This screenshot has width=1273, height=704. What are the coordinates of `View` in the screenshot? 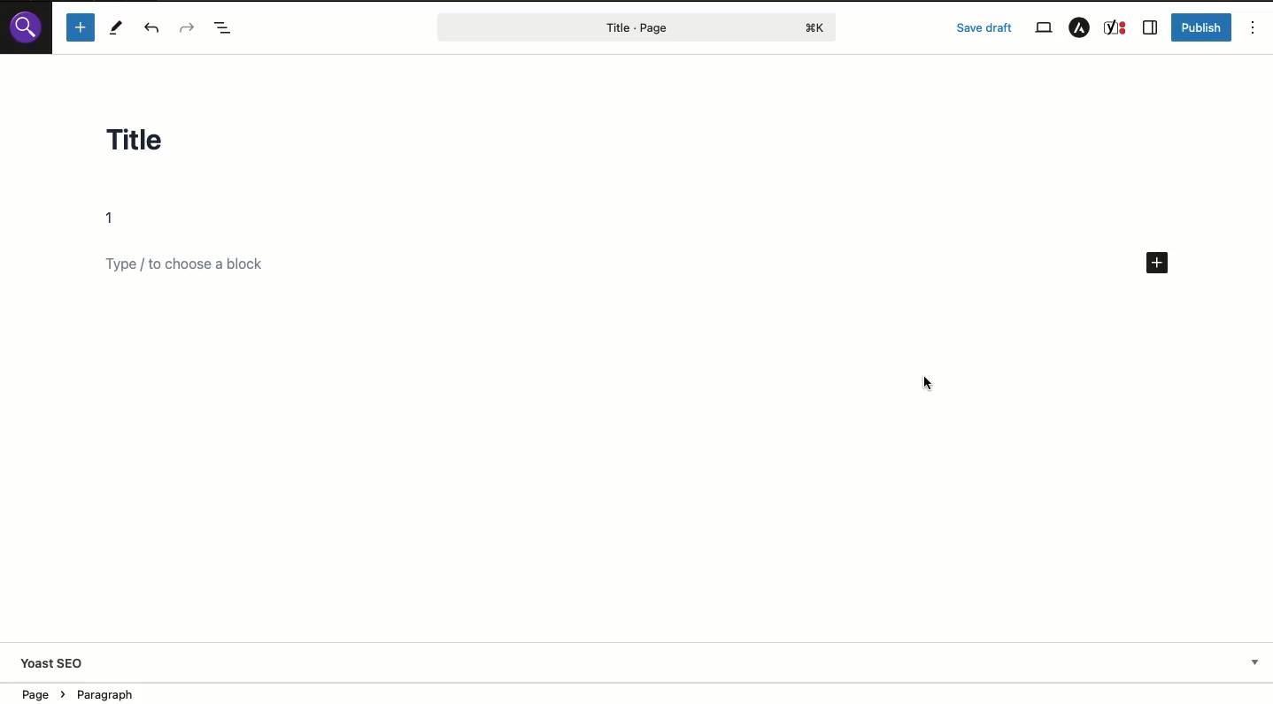 It's located at (1043, 28).